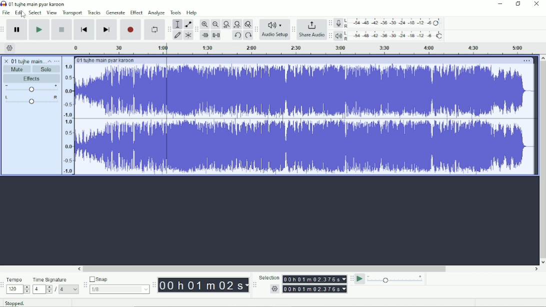 Image resolution: width=546 pixels, height=307 pixels. I want to click on Audacity play-at-speed, so click(351, 279).